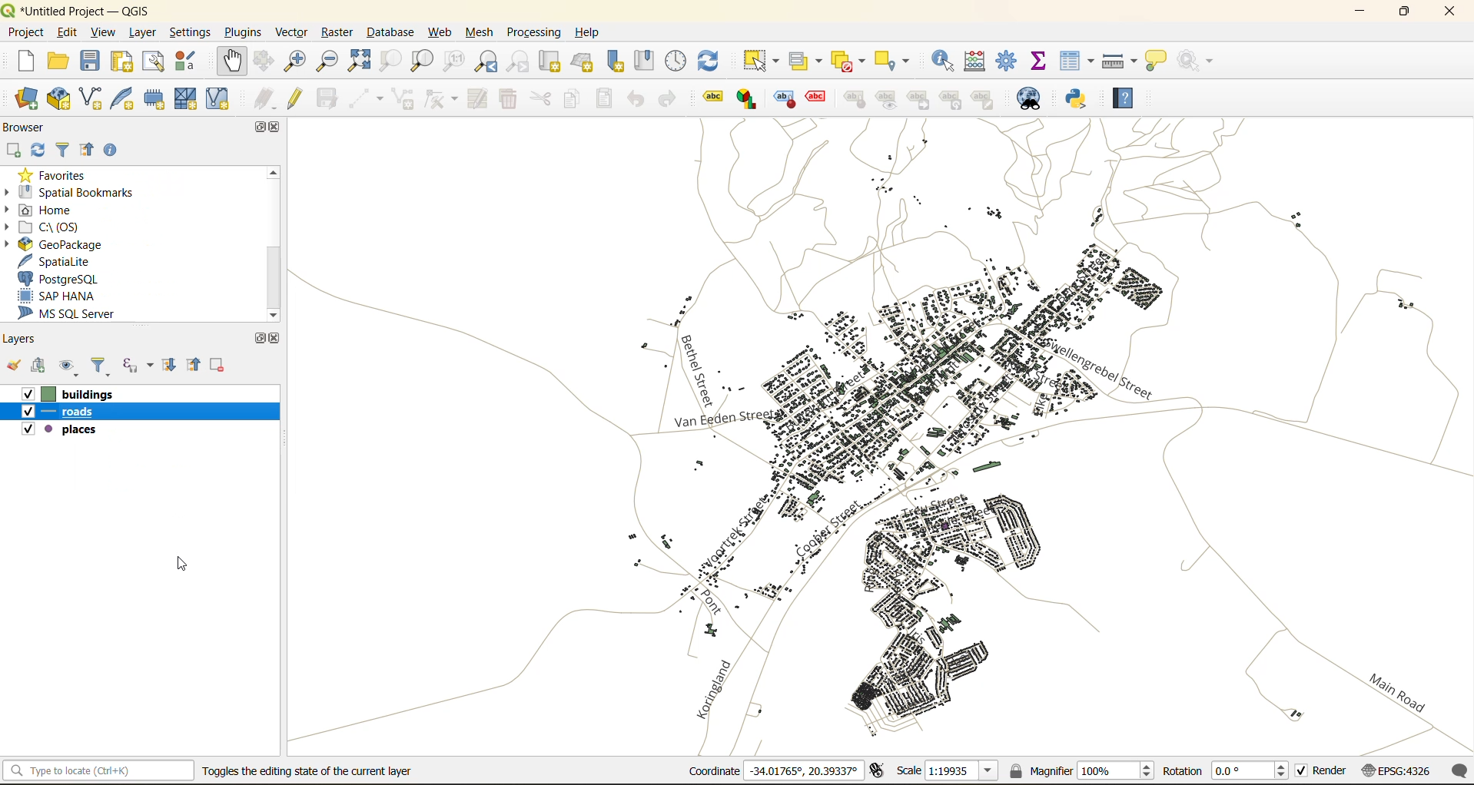 The image size is (1474, 785). I want to click on python, so click(1081, 98).